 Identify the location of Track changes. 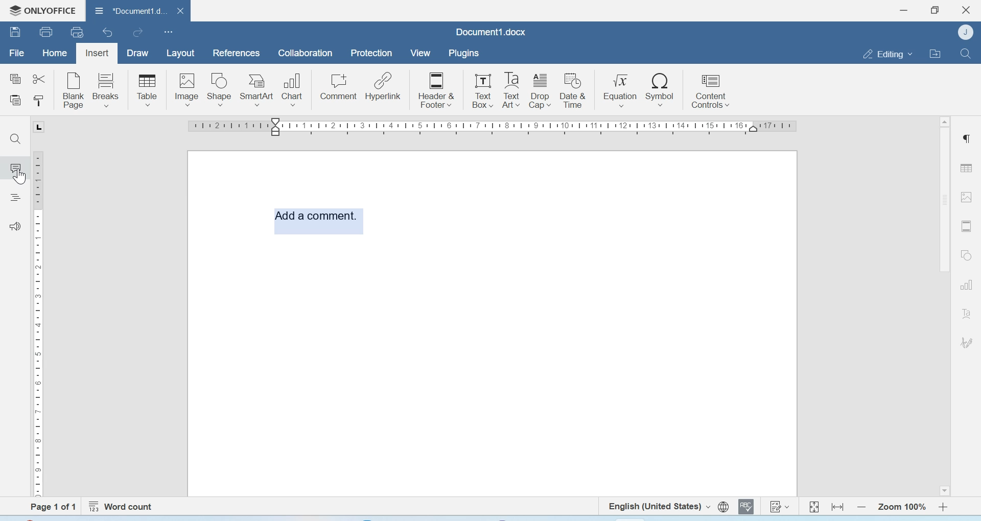
(779, 506).